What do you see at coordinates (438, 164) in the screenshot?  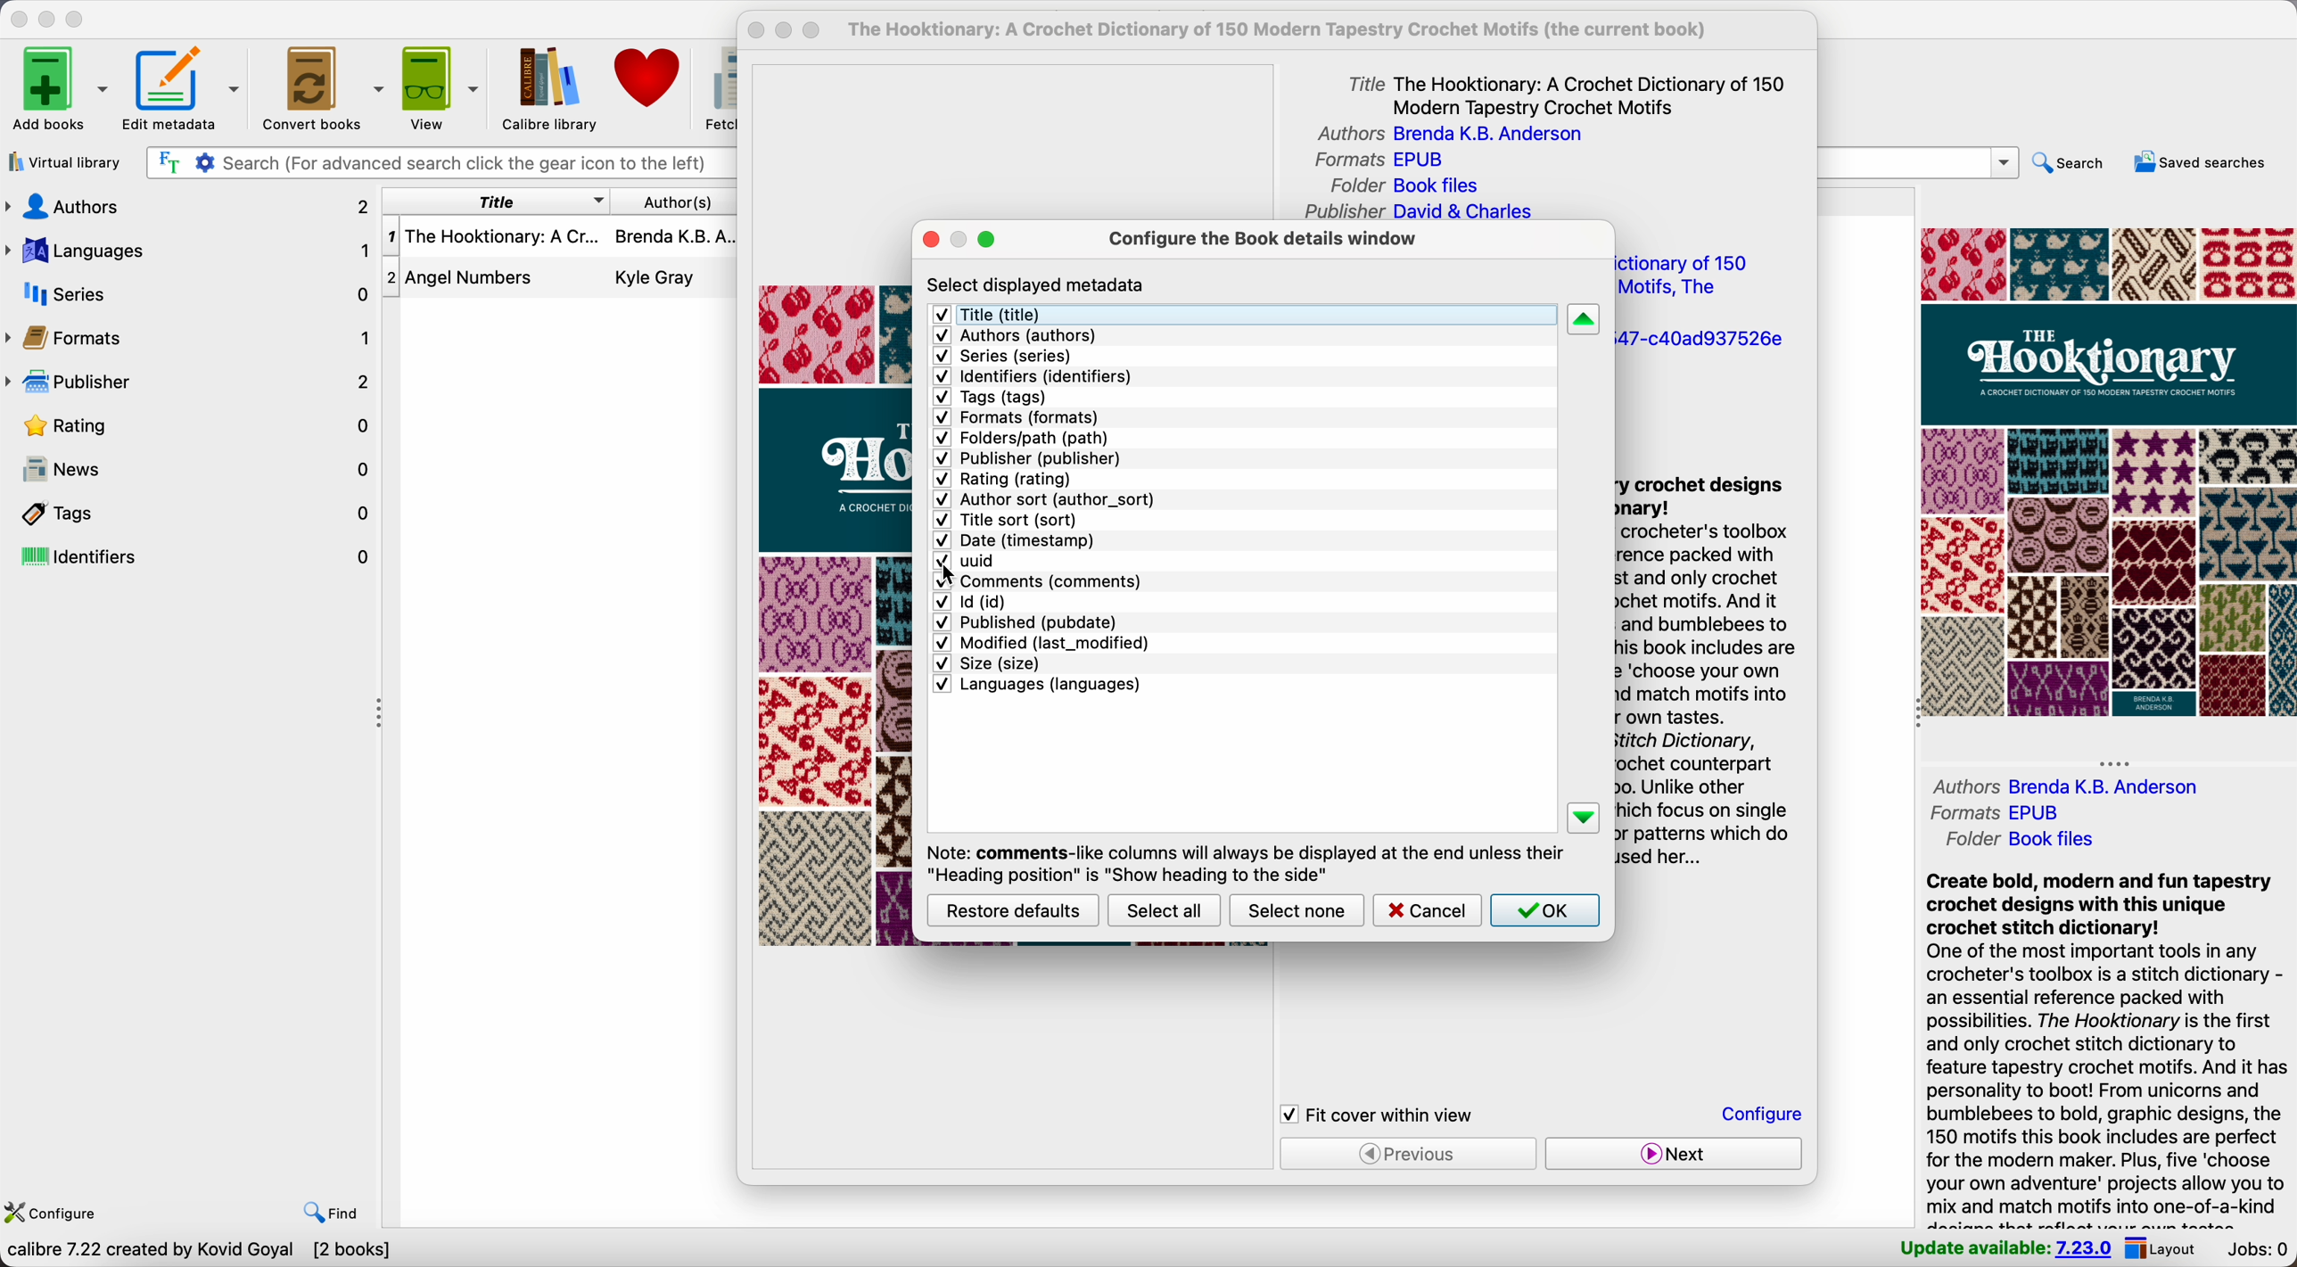 I see `search bar` at bounding box center [438, 164].